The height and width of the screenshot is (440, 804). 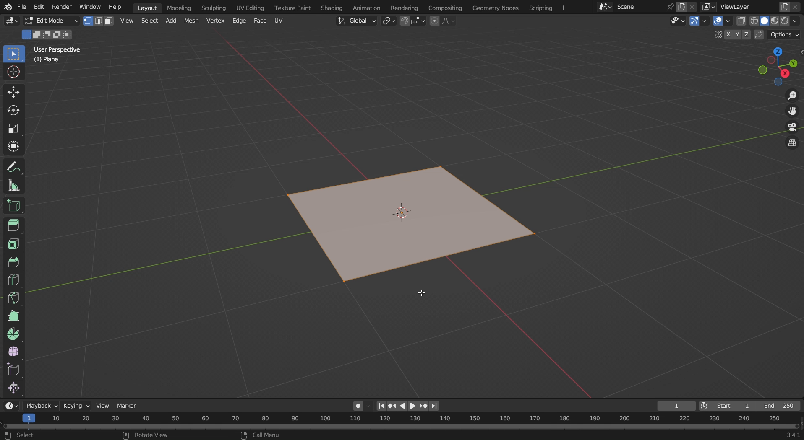 I want to click on Rendering, so click(x=408, y=7).